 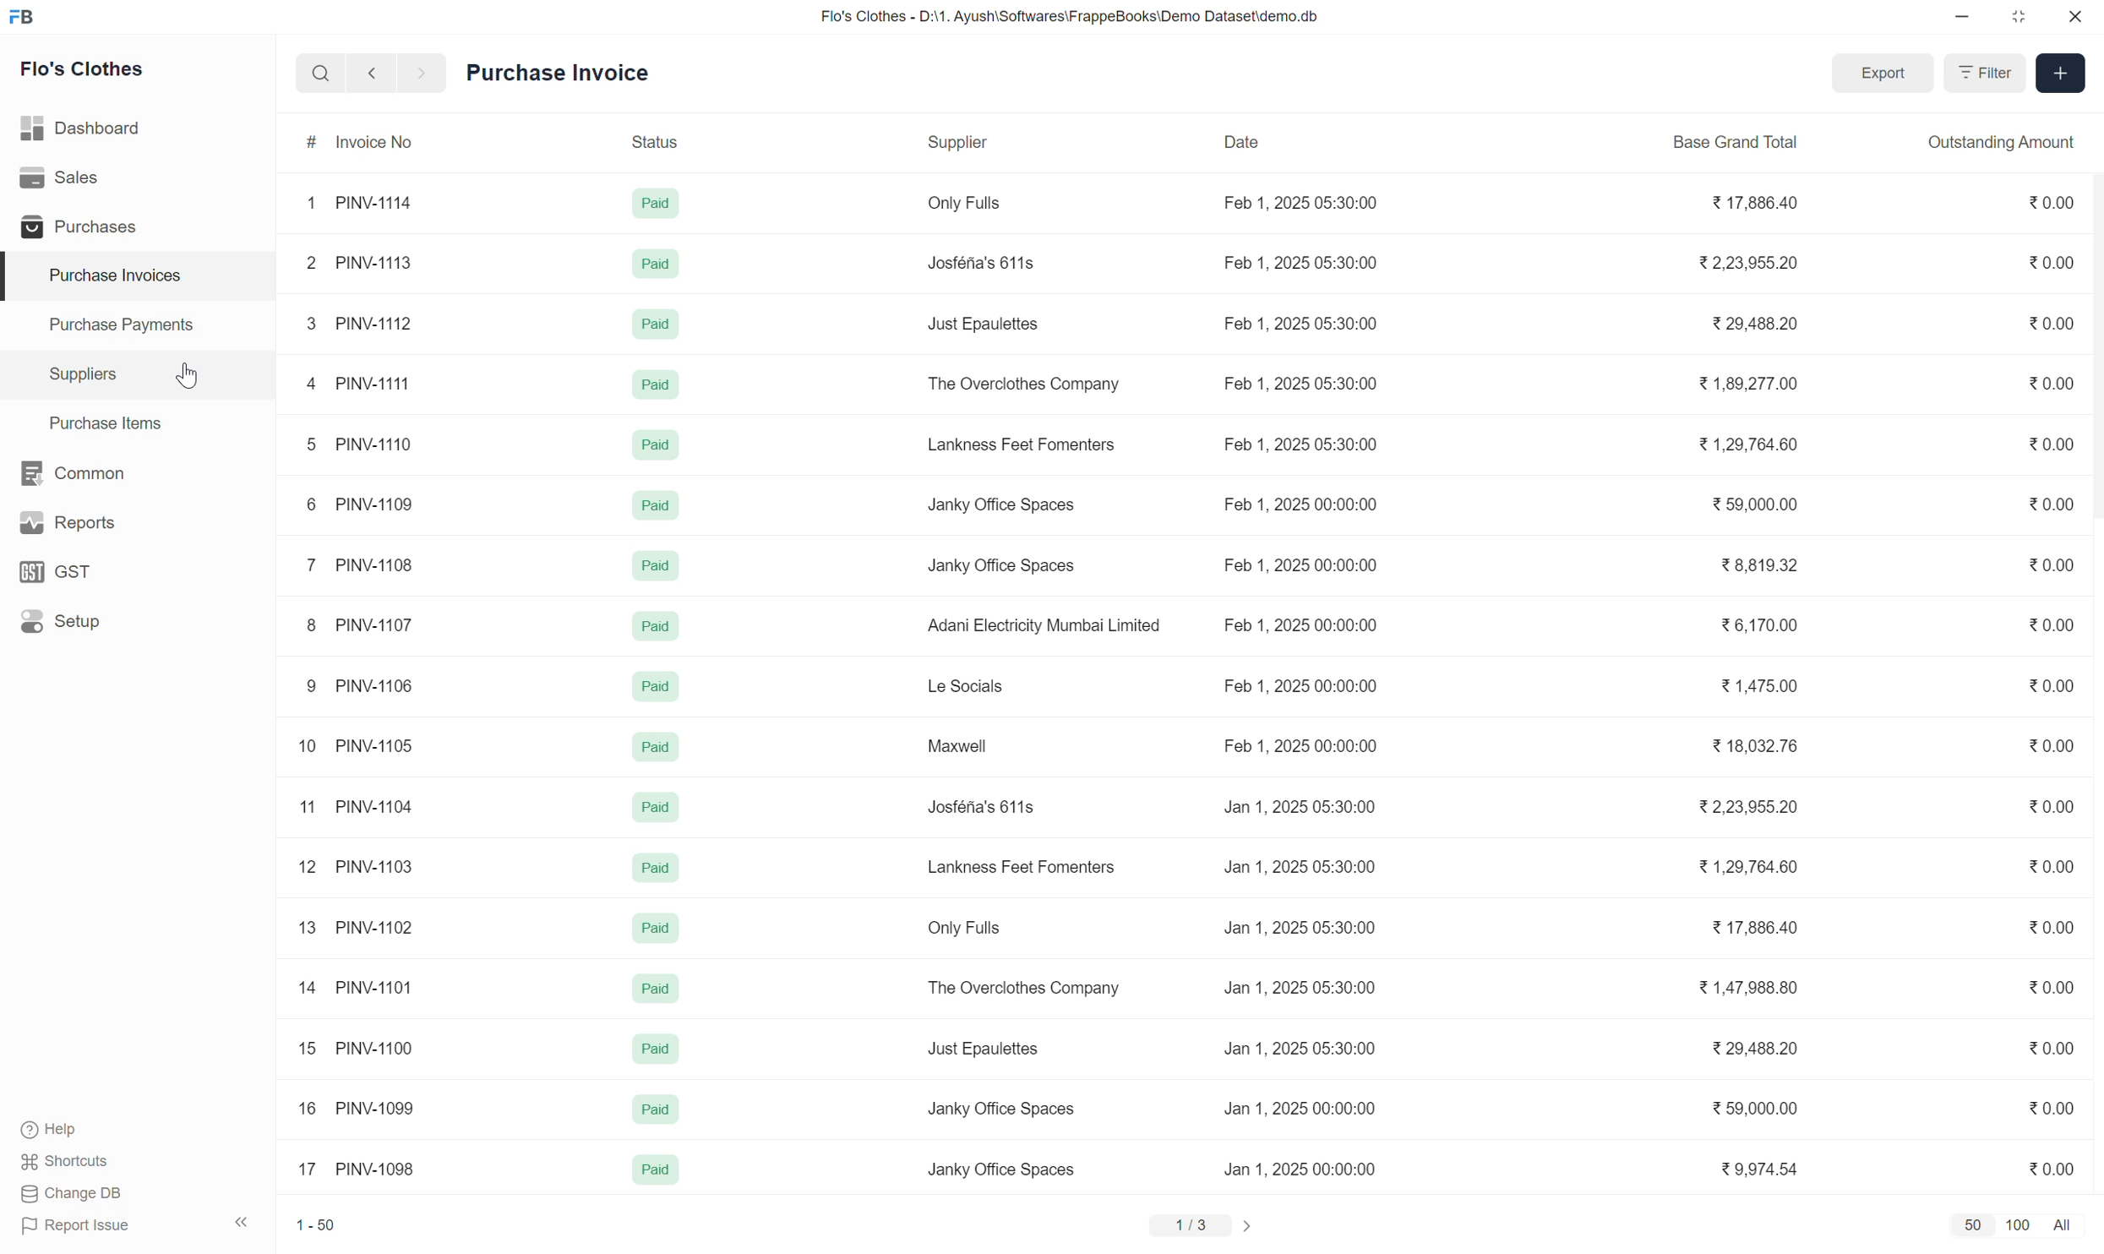 What do you see at coordinates (984, 324) in the screenshot?
I see `Just Epaulettes` at bounding box center [984, 324].